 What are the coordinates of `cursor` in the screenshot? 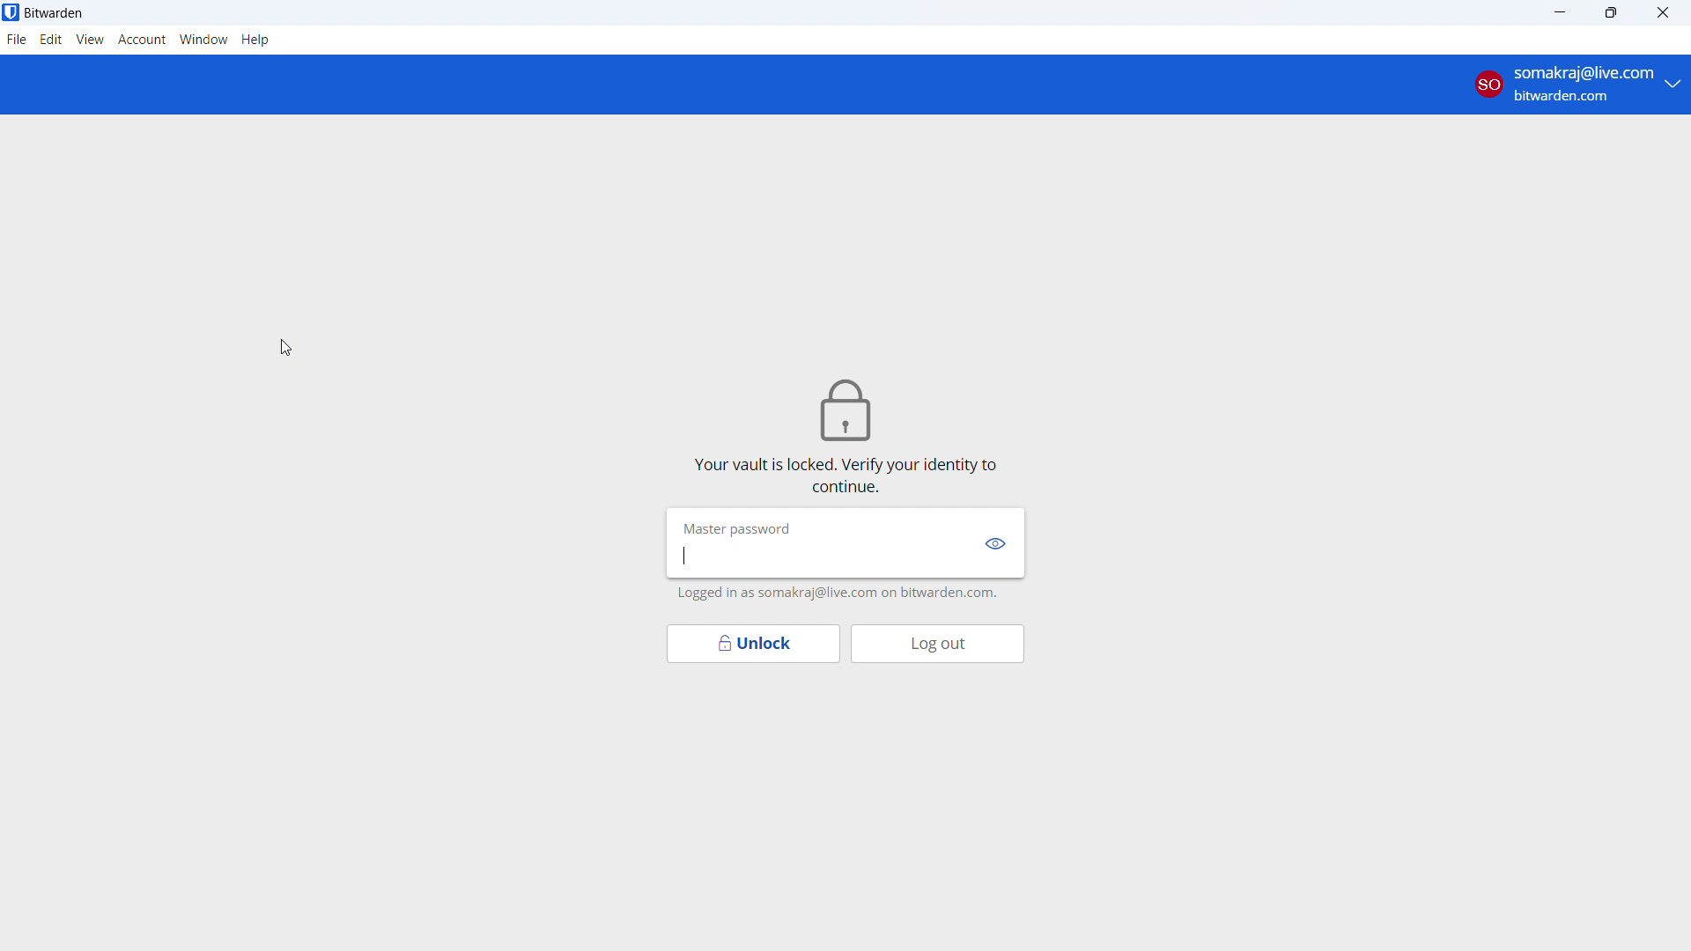 It's located at (272, 347).